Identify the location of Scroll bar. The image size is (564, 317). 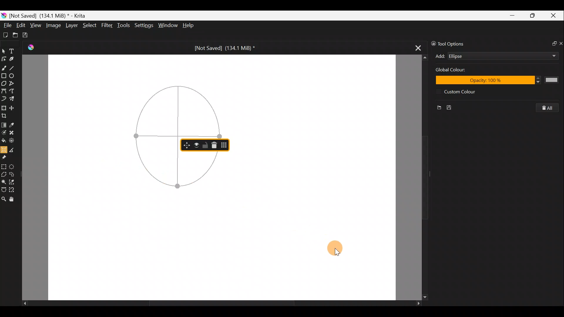
(217, 303).